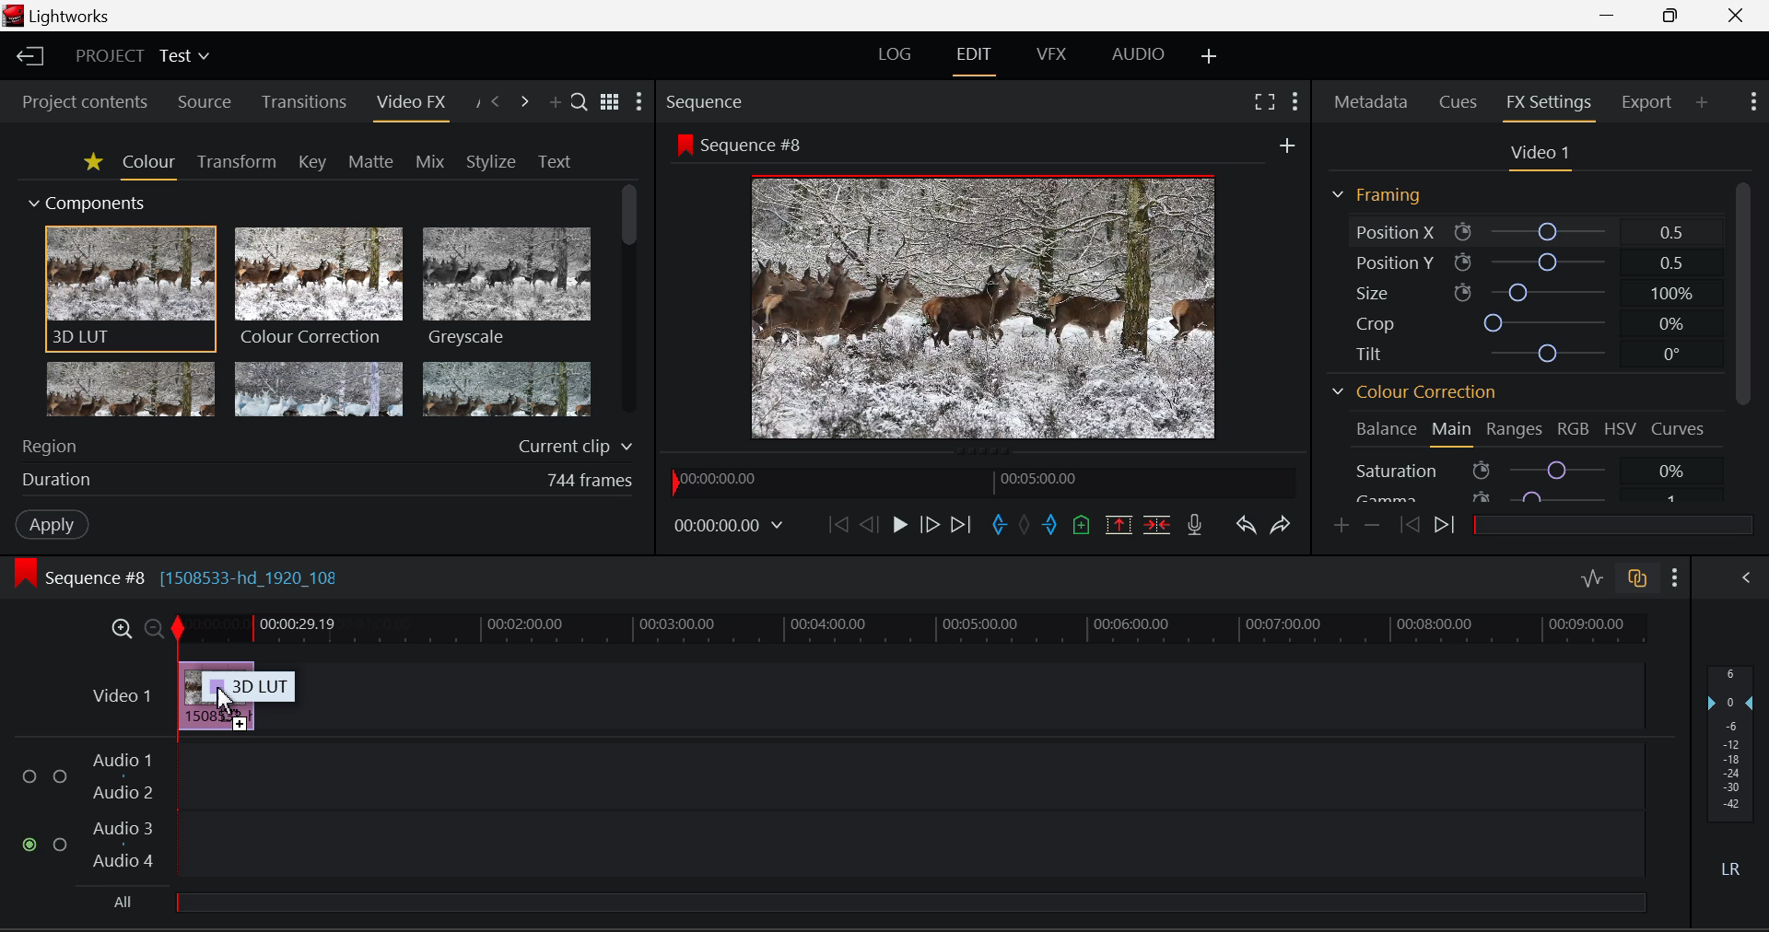  What do you see at coordinates (413, 106) in the screenshot?
I see `Video FX Panel Open` at bounding box center [413, 106].